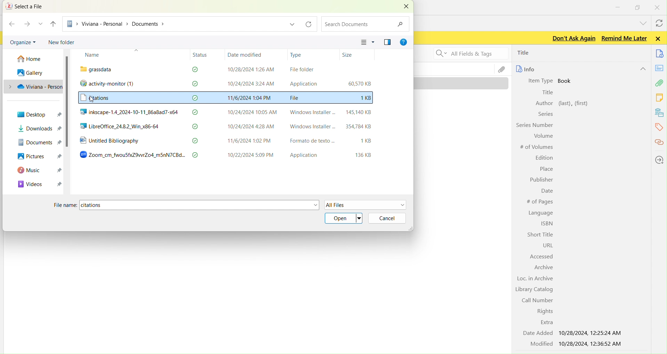 The width and height of the screenshot is (667, 354). I want to click on 60,570 KB, so click(359, 83).